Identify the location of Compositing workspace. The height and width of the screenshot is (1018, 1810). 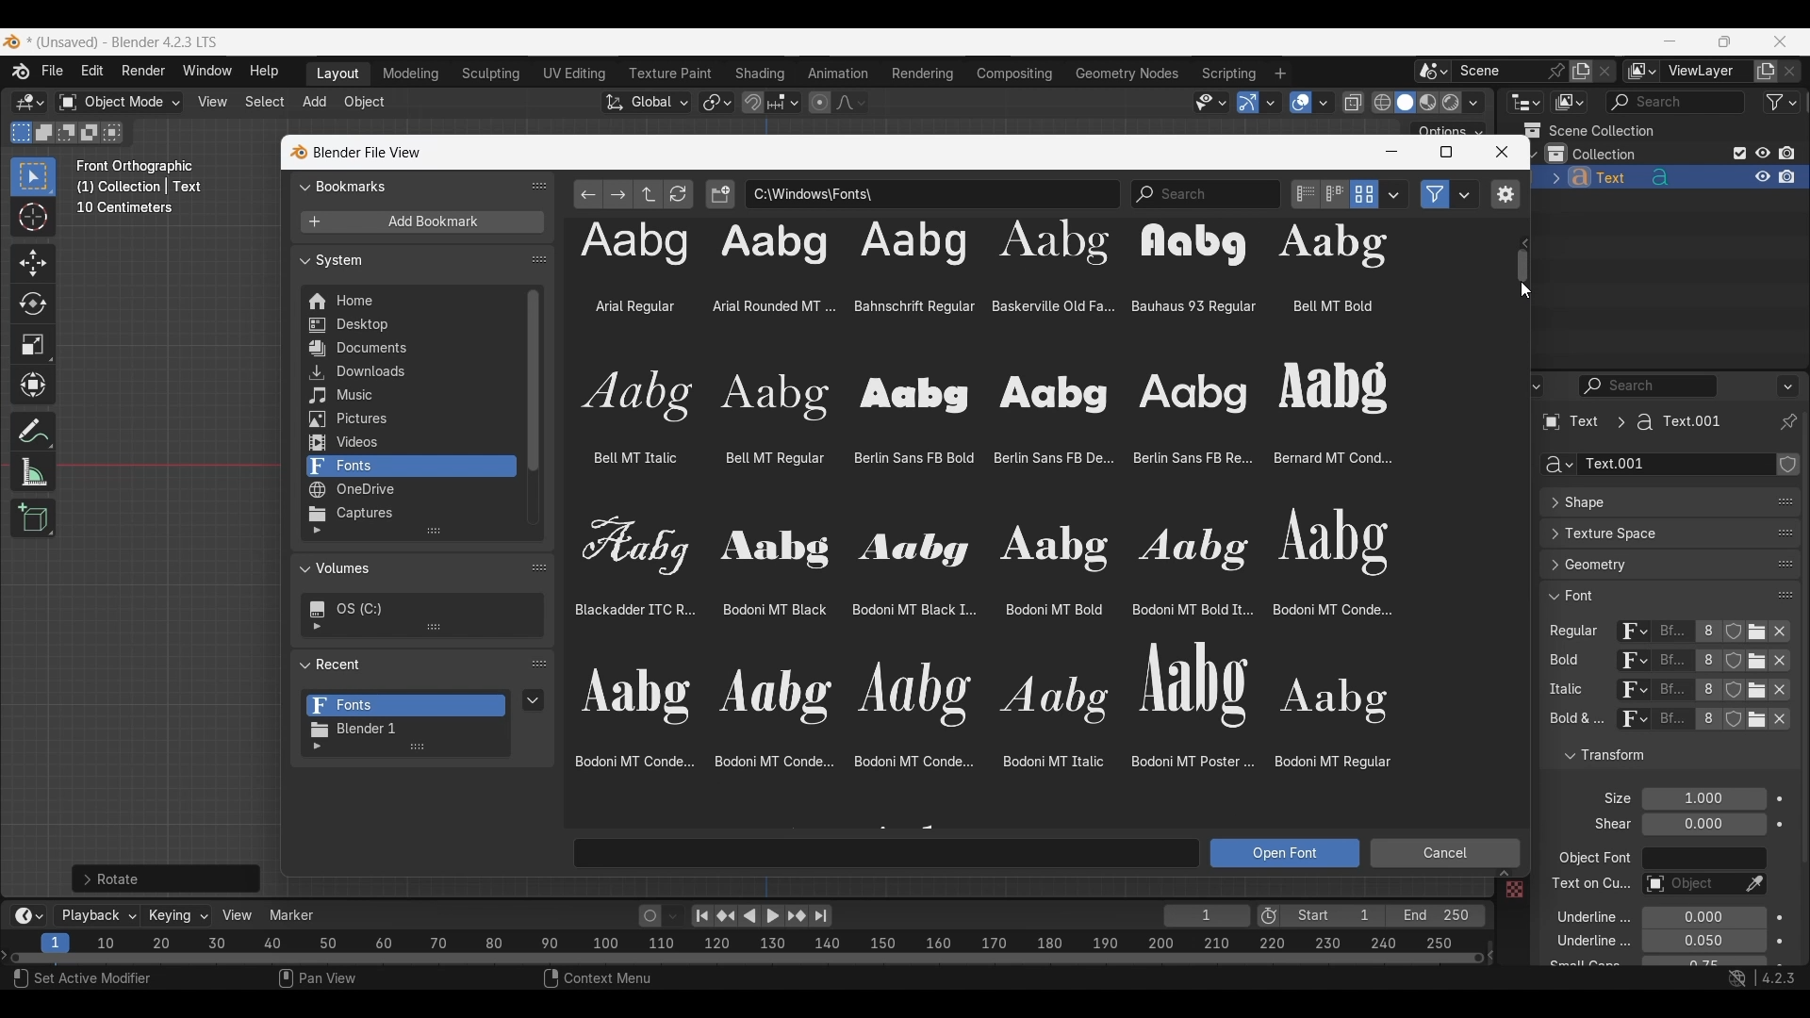
(1015, 74).